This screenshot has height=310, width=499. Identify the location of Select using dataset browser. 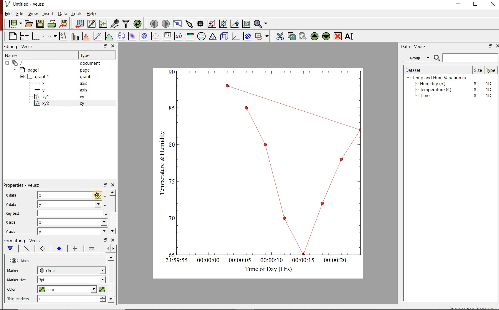
(105, 204).